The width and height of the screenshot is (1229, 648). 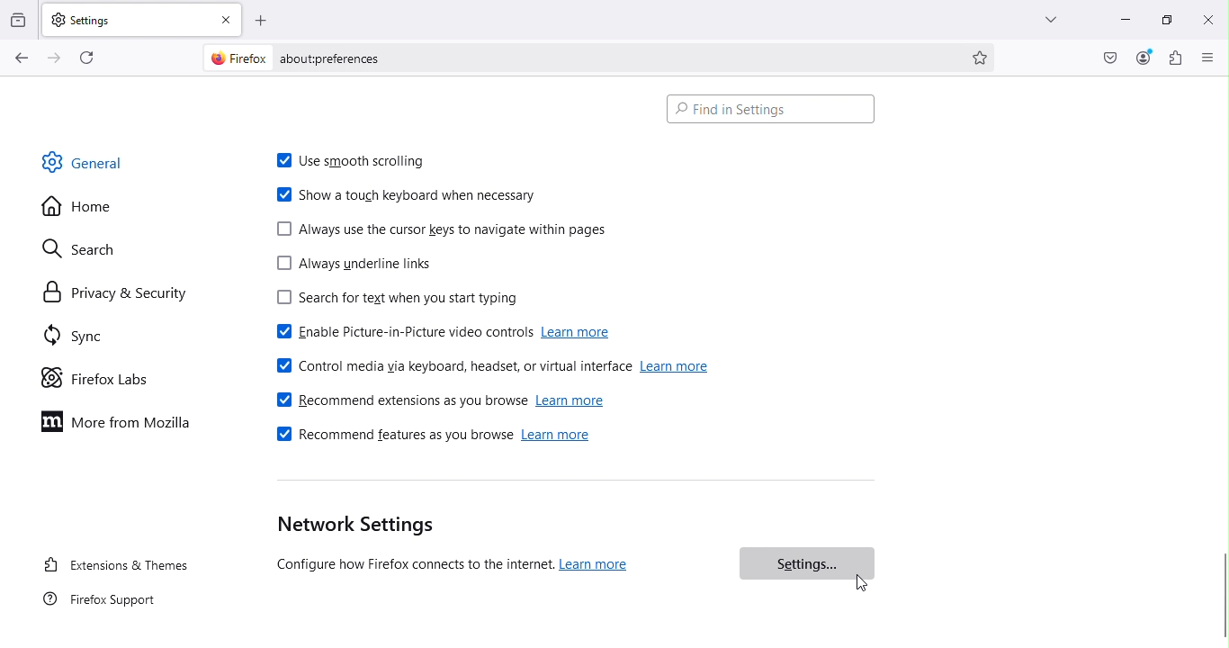 I want to click on Bookmark this page, so click(x=983, y=59).